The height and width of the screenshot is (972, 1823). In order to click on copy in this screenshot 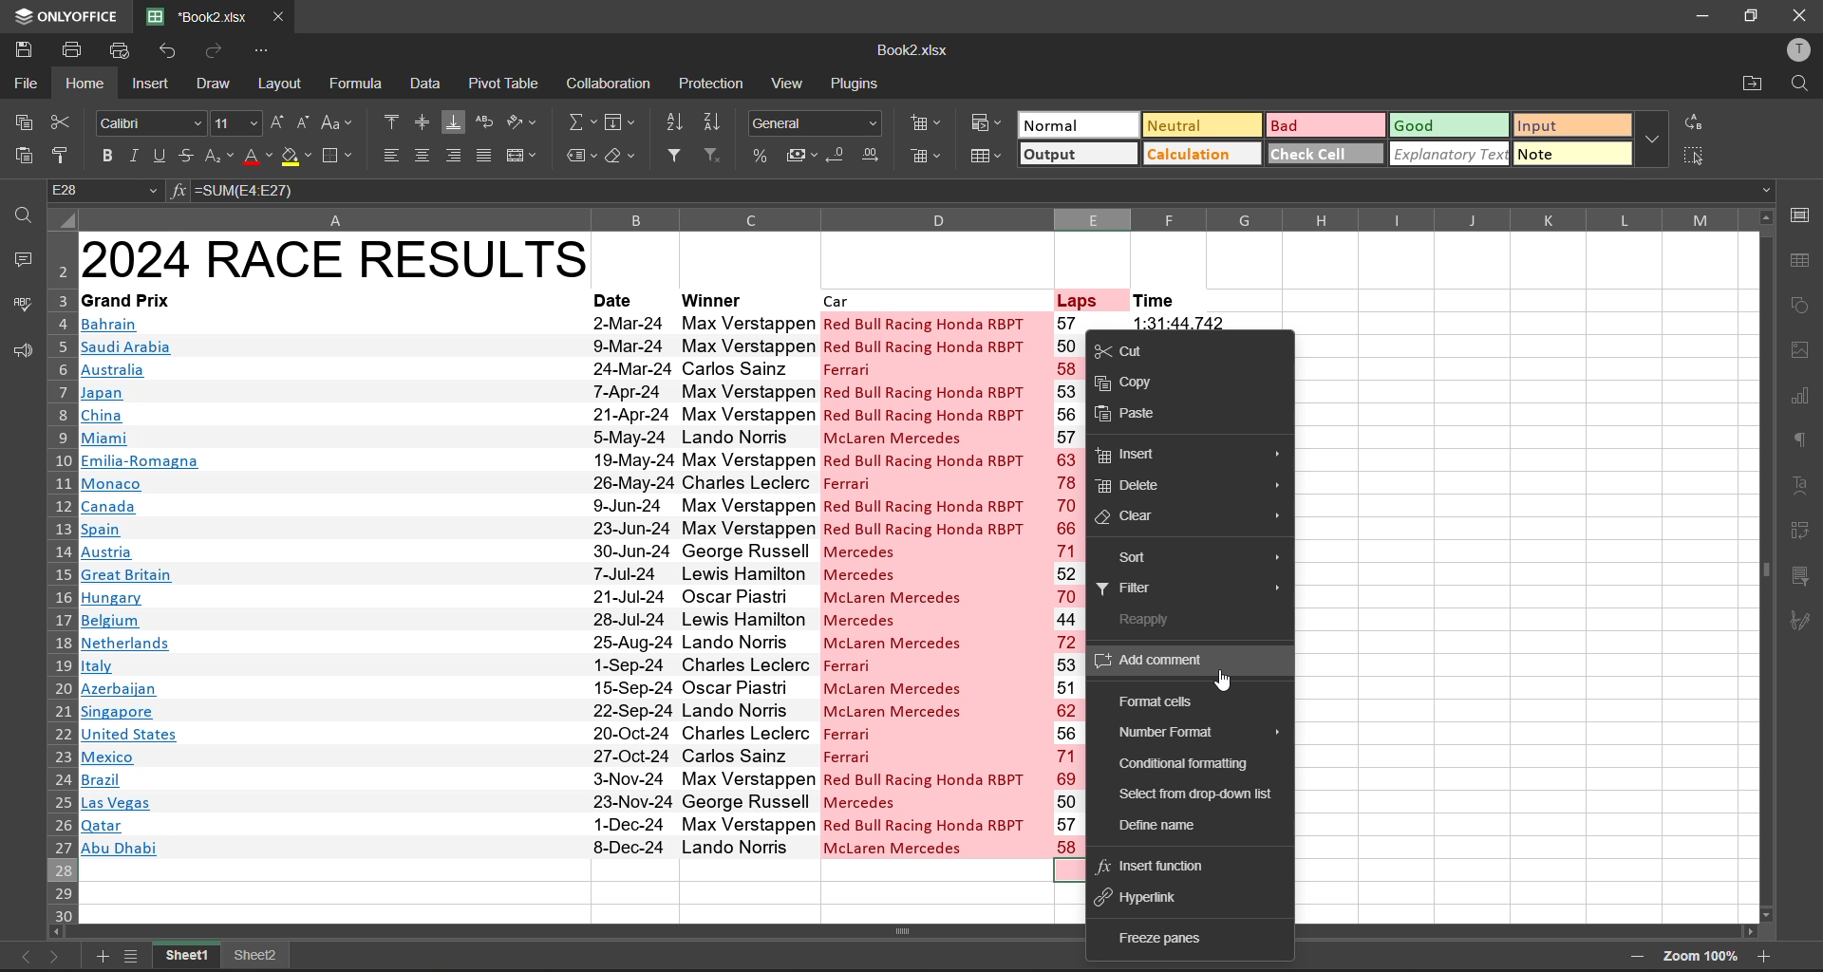, I will do `click(1132, 383)`.